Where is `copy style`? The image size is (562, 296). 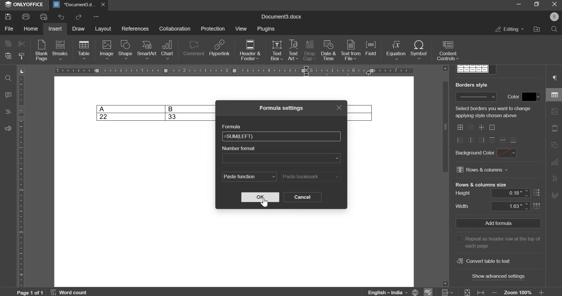
copy style is located at coordinates (22, 56).